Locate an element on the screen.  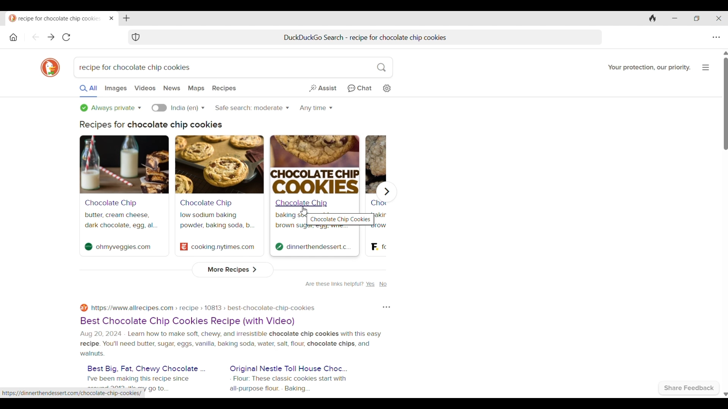
Aug 20, 2024 - Learn how to make soft, chewy, and irresistible chocolate chip cookies with this easyrecipe. You'll need butter, sugar, eggs, vanilla, baking soda, water, salt. flour, chocolate chips, and walnuts. is located at coordinates (231, 343).